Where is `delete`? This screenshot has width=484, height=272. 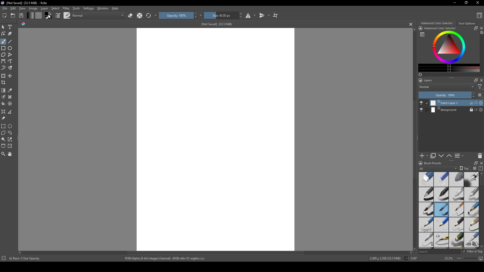
delete is located at coordinates (480, 156).